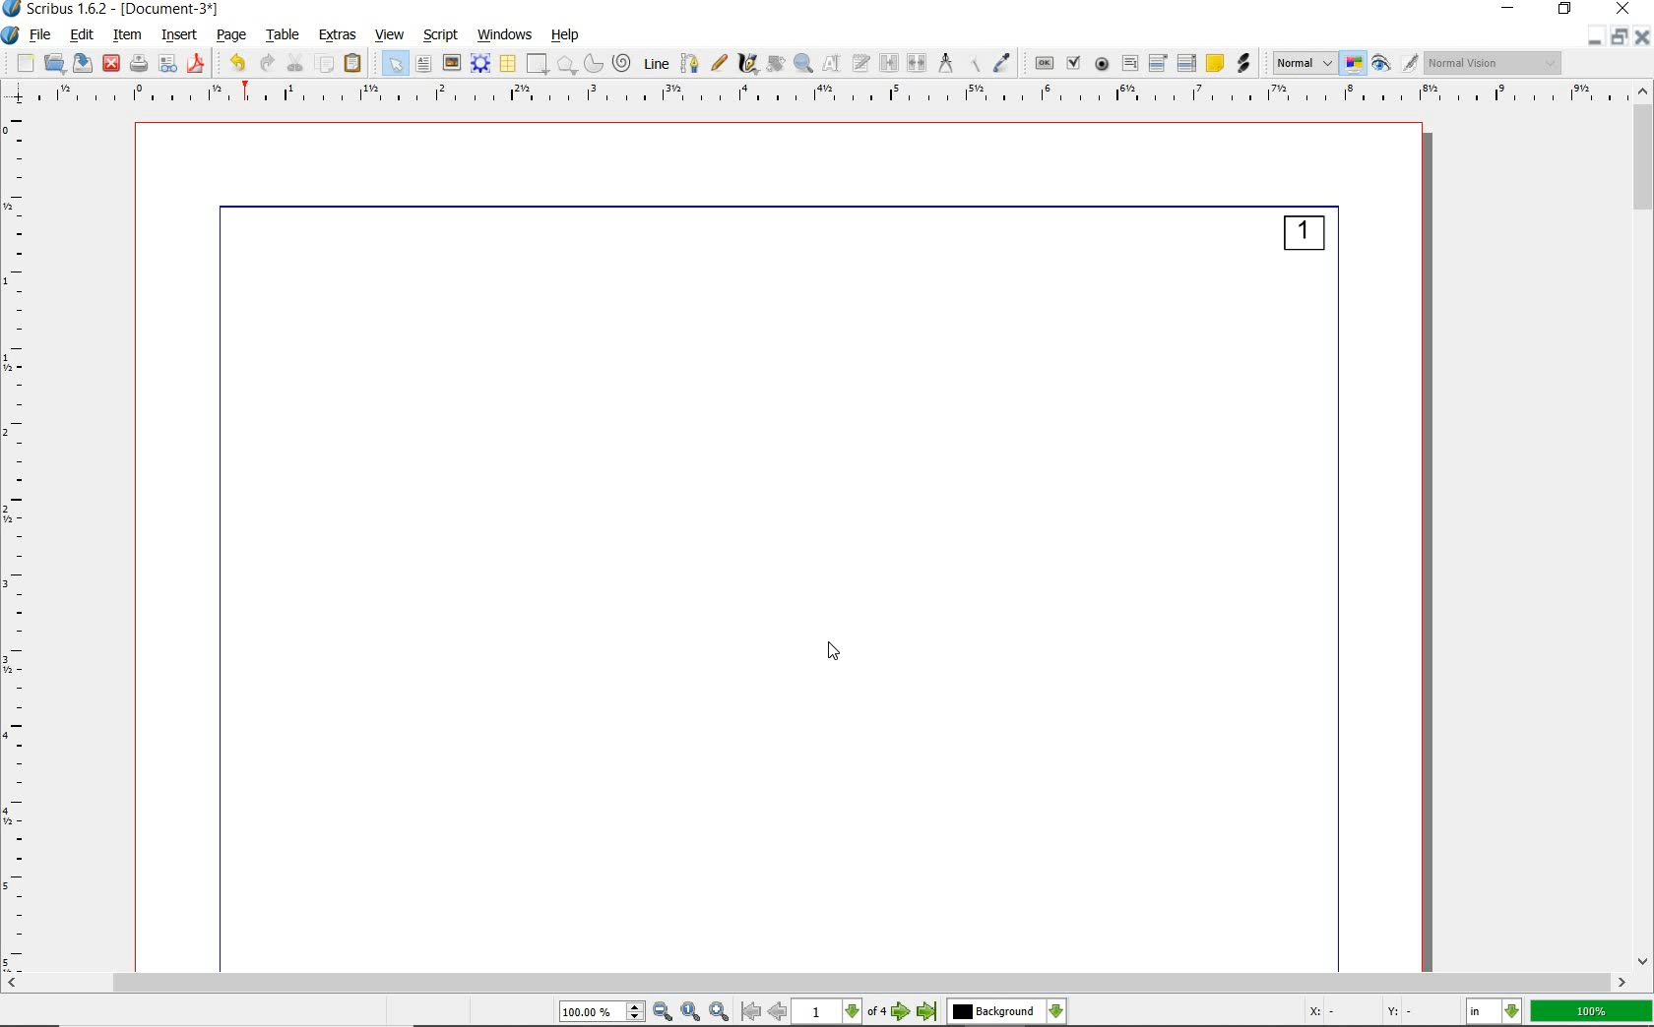  Describe the element at coordinates (22, 541) in the screenshot. I see `Vertical Margin` at that location.